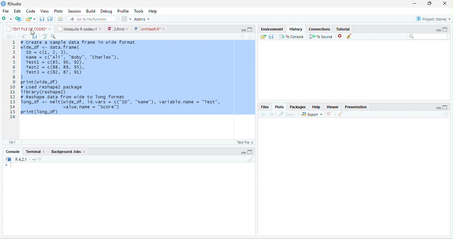 The image size is (453, 239). What do you see at coordinates (263, 115) in the screenshot?
I see `back` at bounding box center [263, 115].